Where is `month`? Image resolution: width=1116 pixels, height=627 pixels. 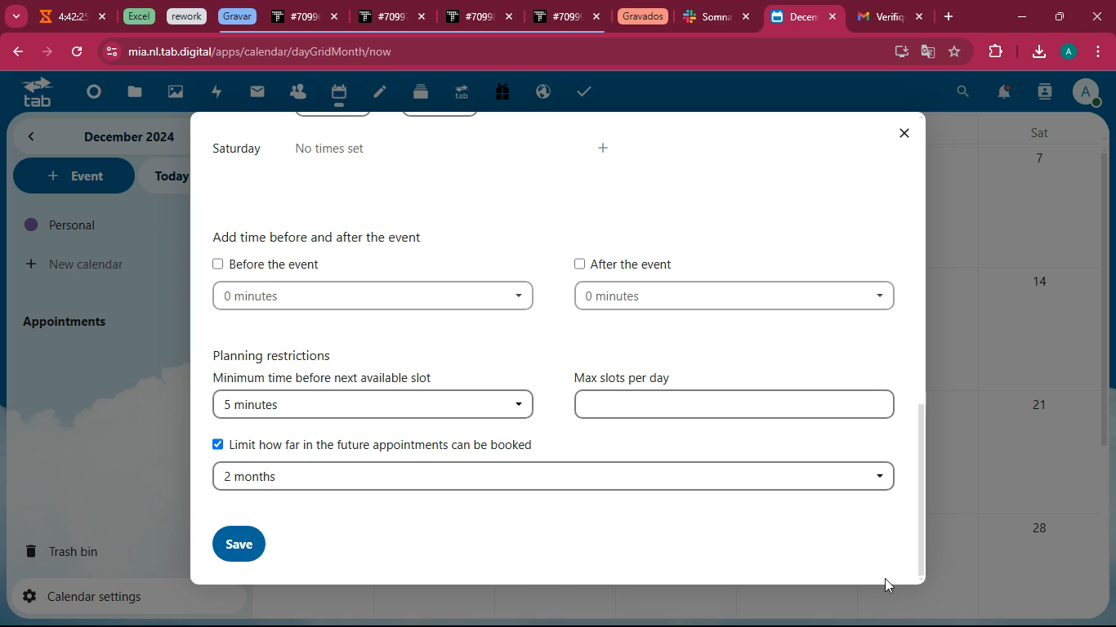 month is located at coordinates (98, 136).